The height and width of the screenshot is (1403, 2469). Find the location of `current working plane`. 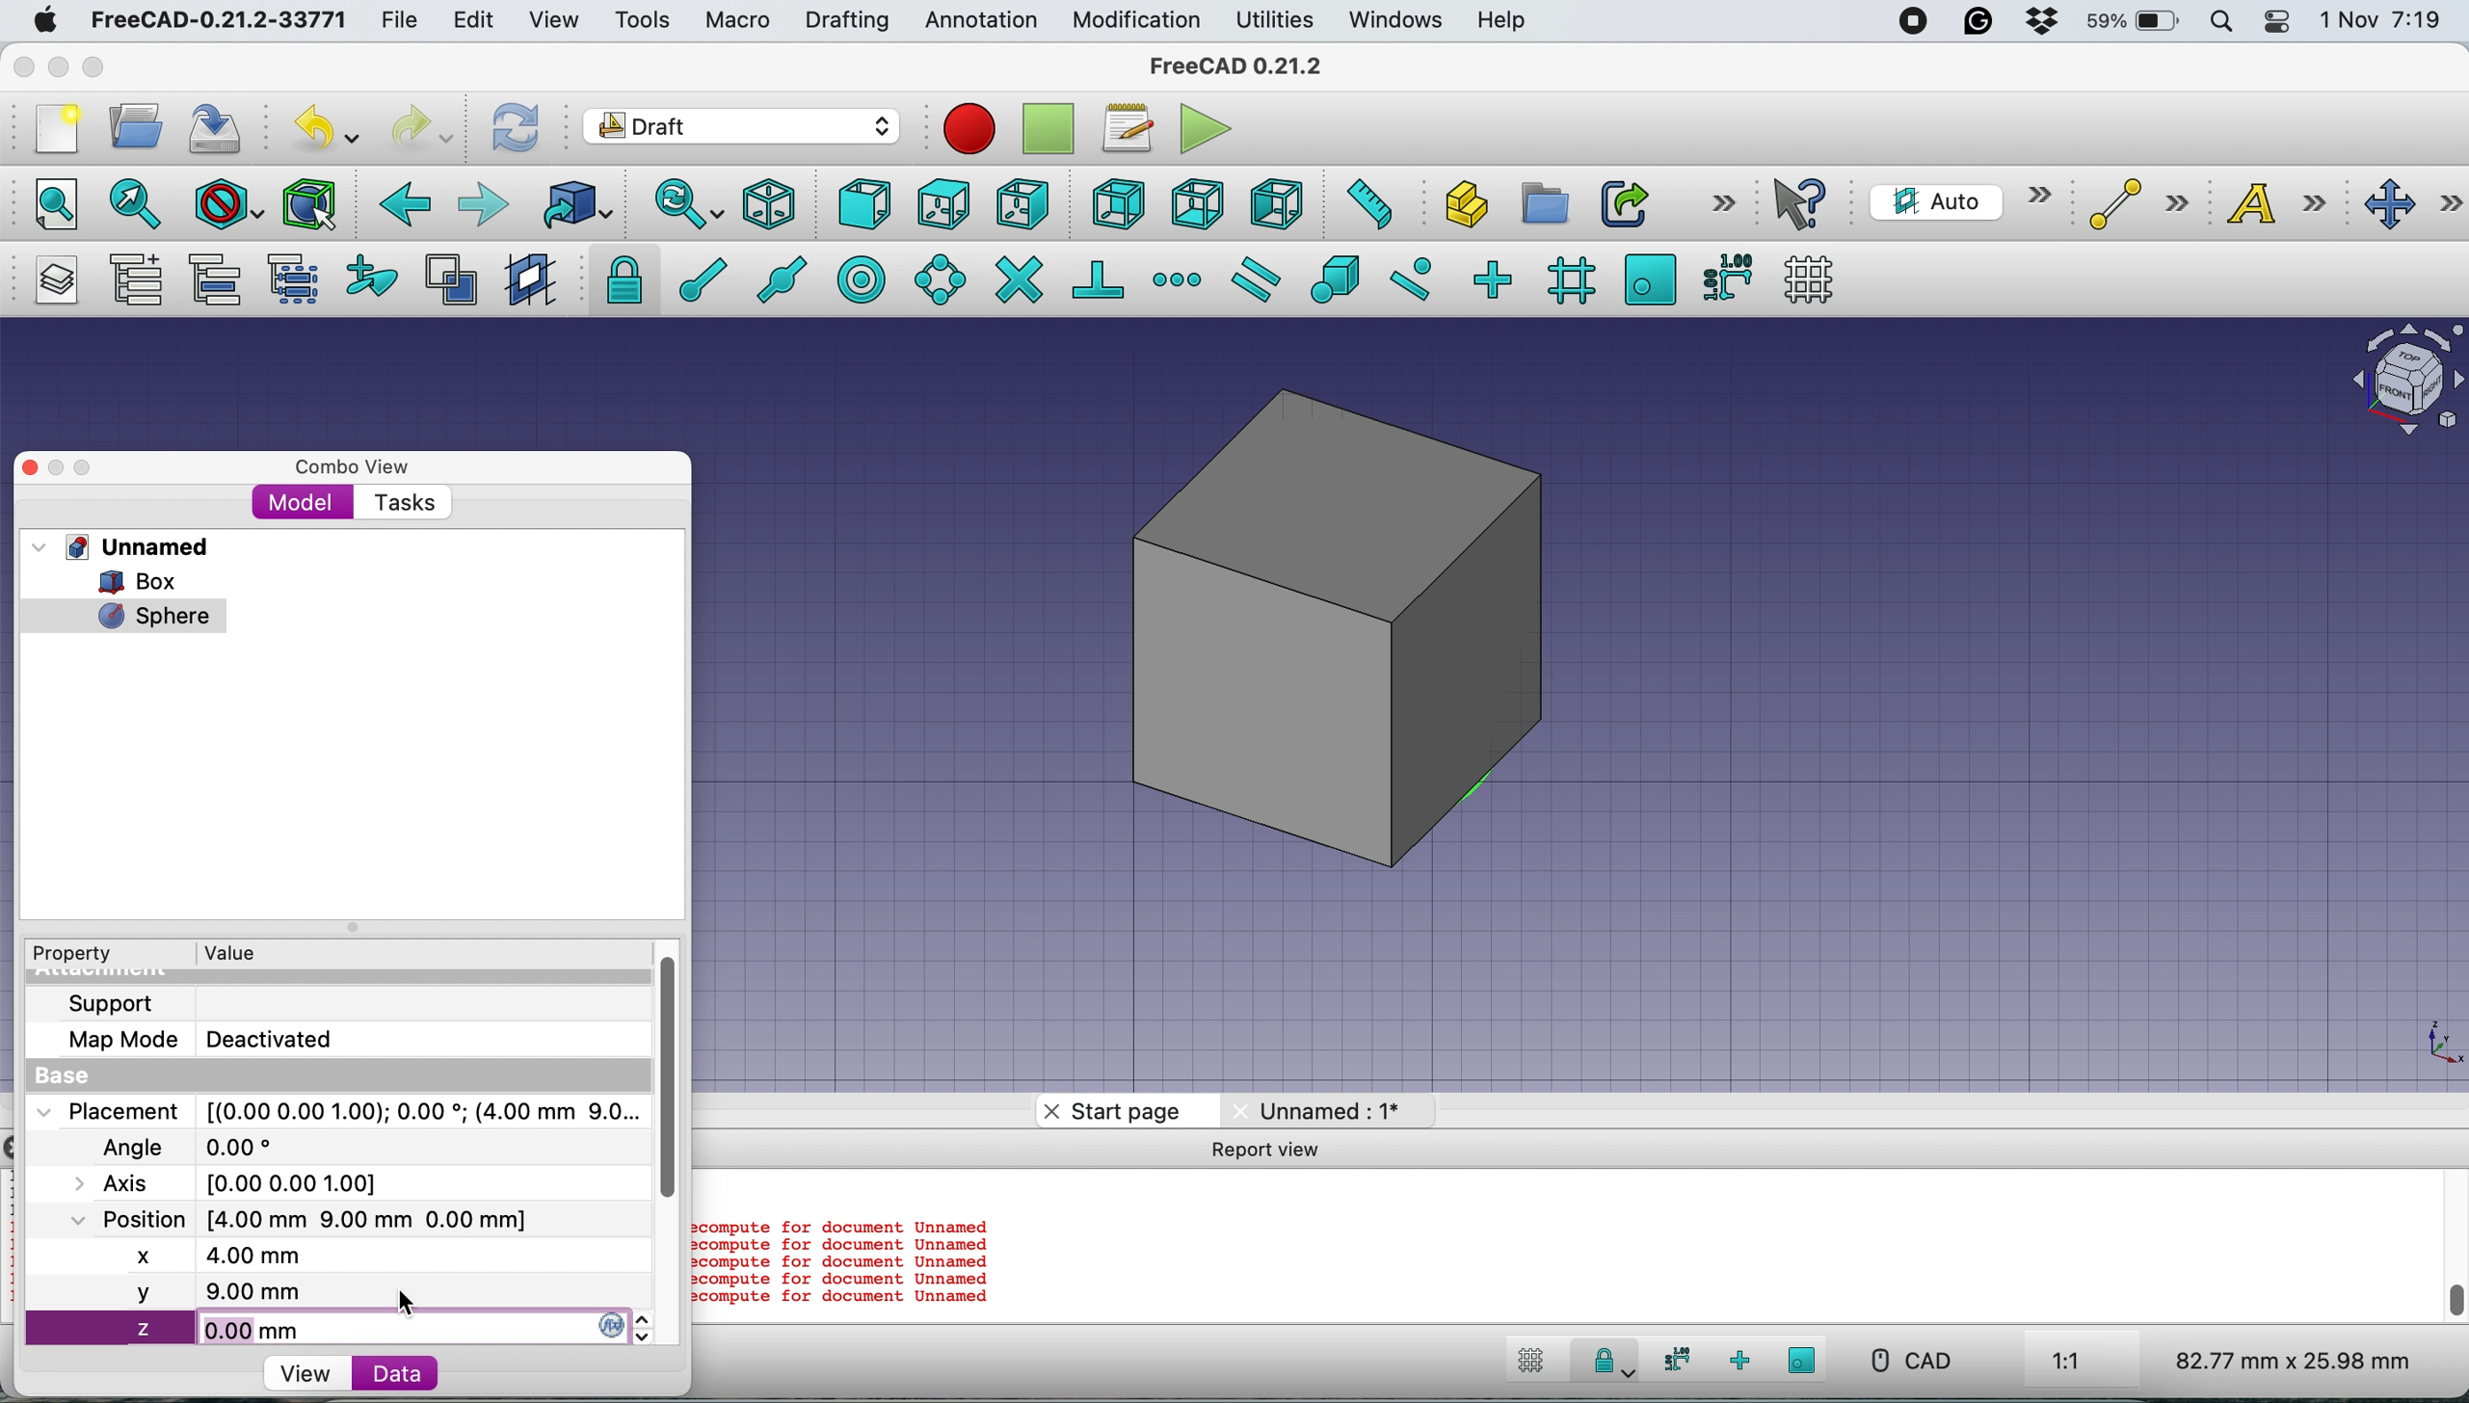

current working plane is located at coordinates (1955, 200).